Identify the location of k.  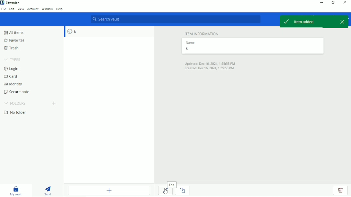
(109, 32).